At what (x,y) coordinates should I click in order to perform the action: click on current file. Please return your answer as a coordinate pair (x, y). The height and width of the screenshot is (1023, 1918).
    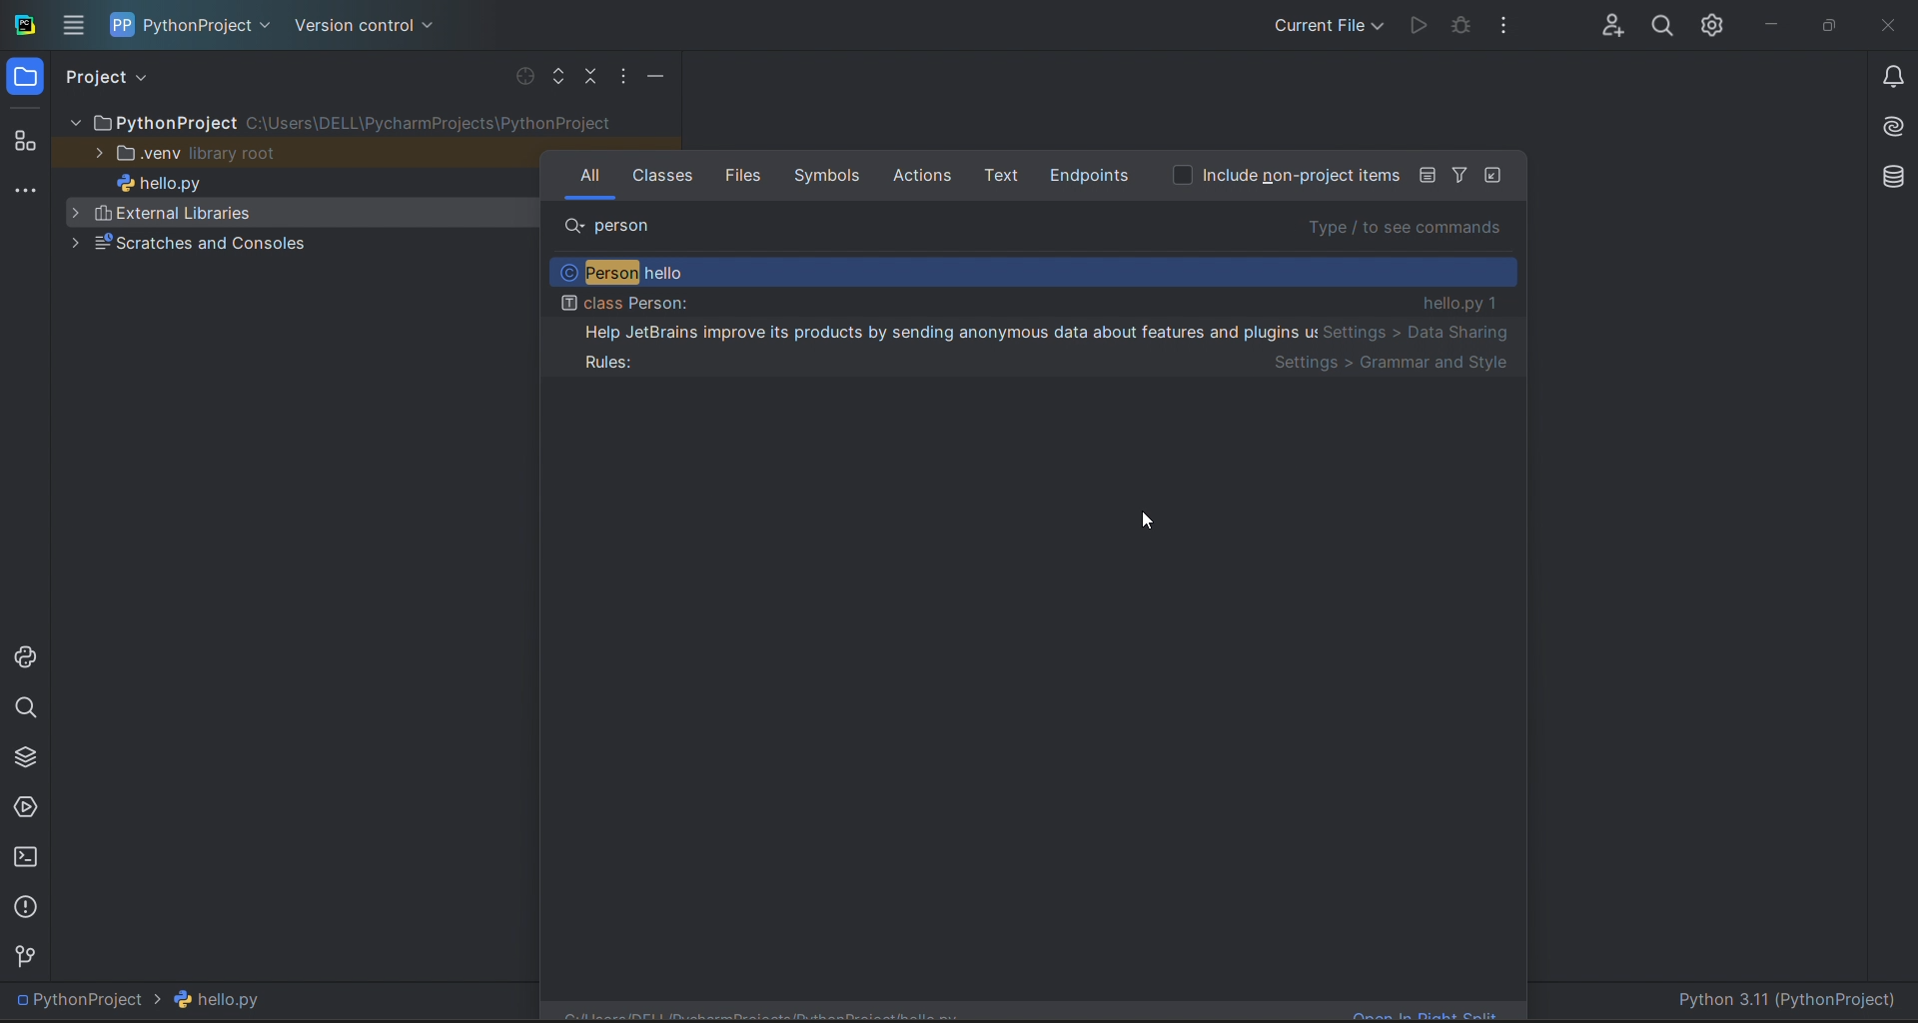
    Looking at the image, I should click on (1325, 25).